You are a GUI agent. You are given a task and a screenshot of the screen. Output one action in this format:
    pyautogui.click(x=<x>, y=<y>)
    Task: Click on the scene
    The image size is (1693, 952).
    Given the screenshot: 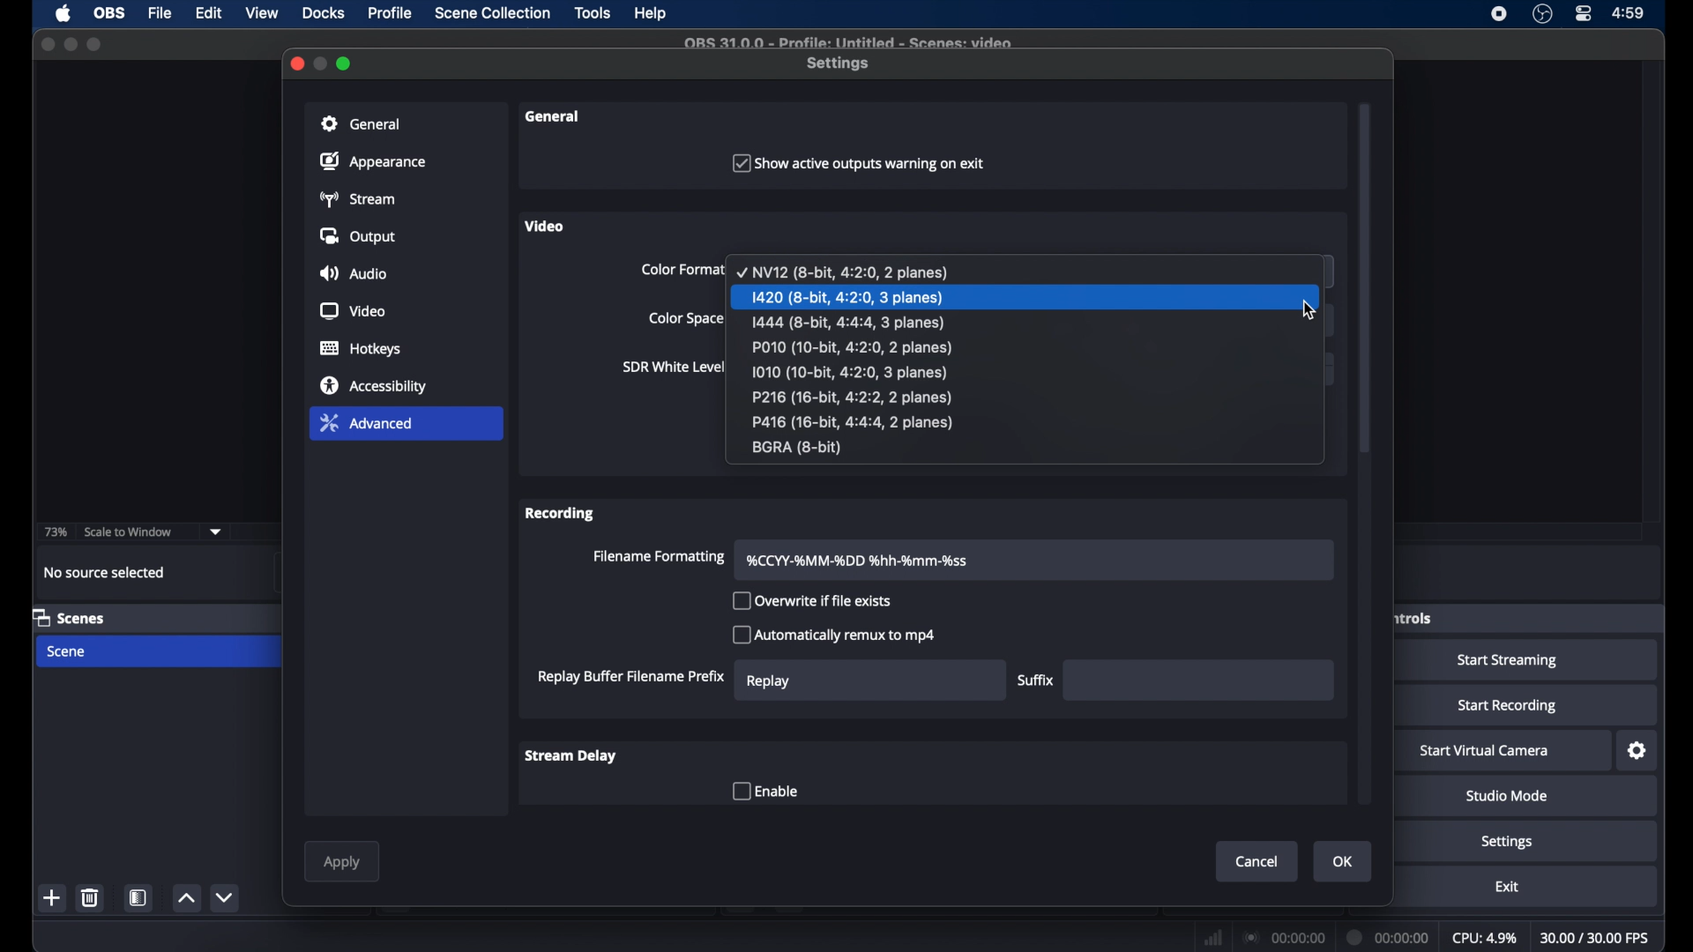 What is the action you would take?
    pyautogui.click(x=67, y=651)
    